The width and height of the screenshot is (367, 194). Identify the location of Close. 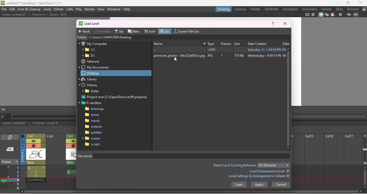
(285, 24).